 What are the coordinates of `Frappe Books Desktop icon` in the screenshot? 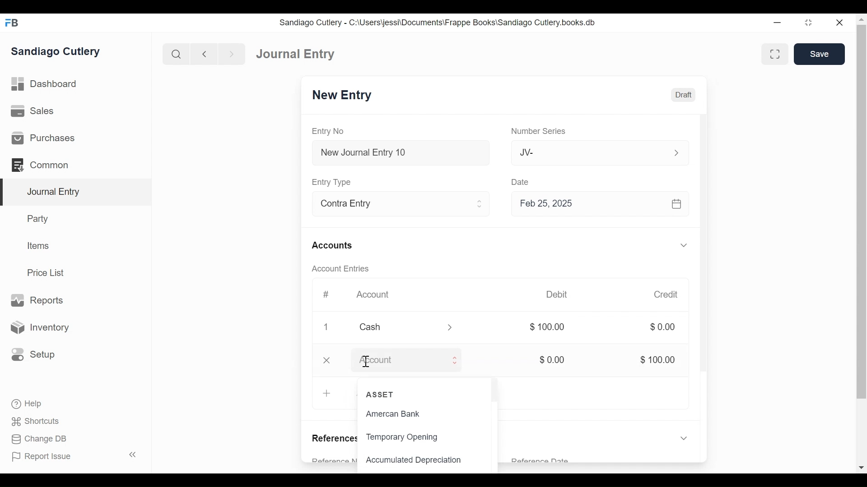 It's located at (11, 23).